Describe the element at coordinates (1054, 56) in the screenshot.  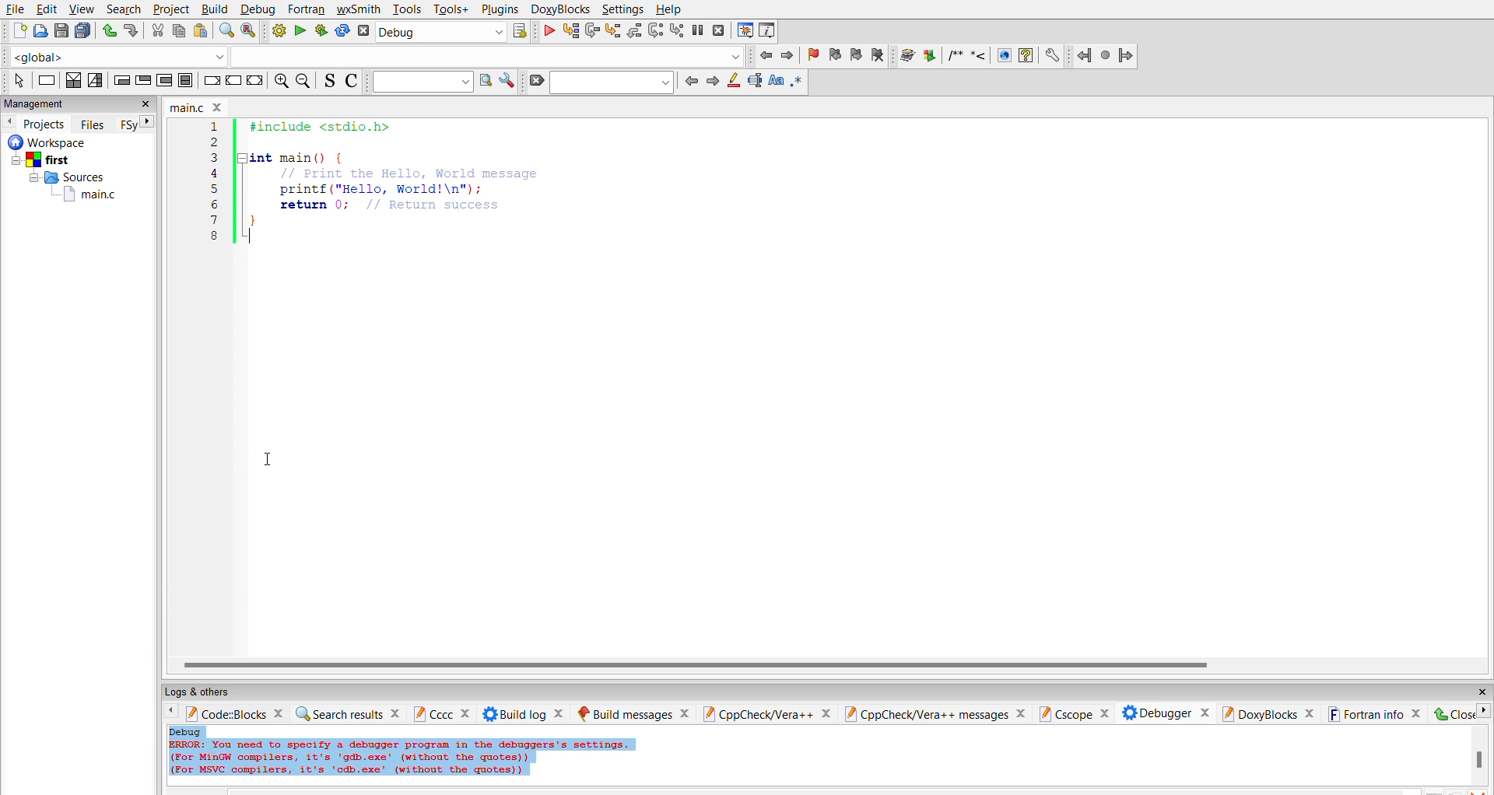
I see `Preferences` at that location.